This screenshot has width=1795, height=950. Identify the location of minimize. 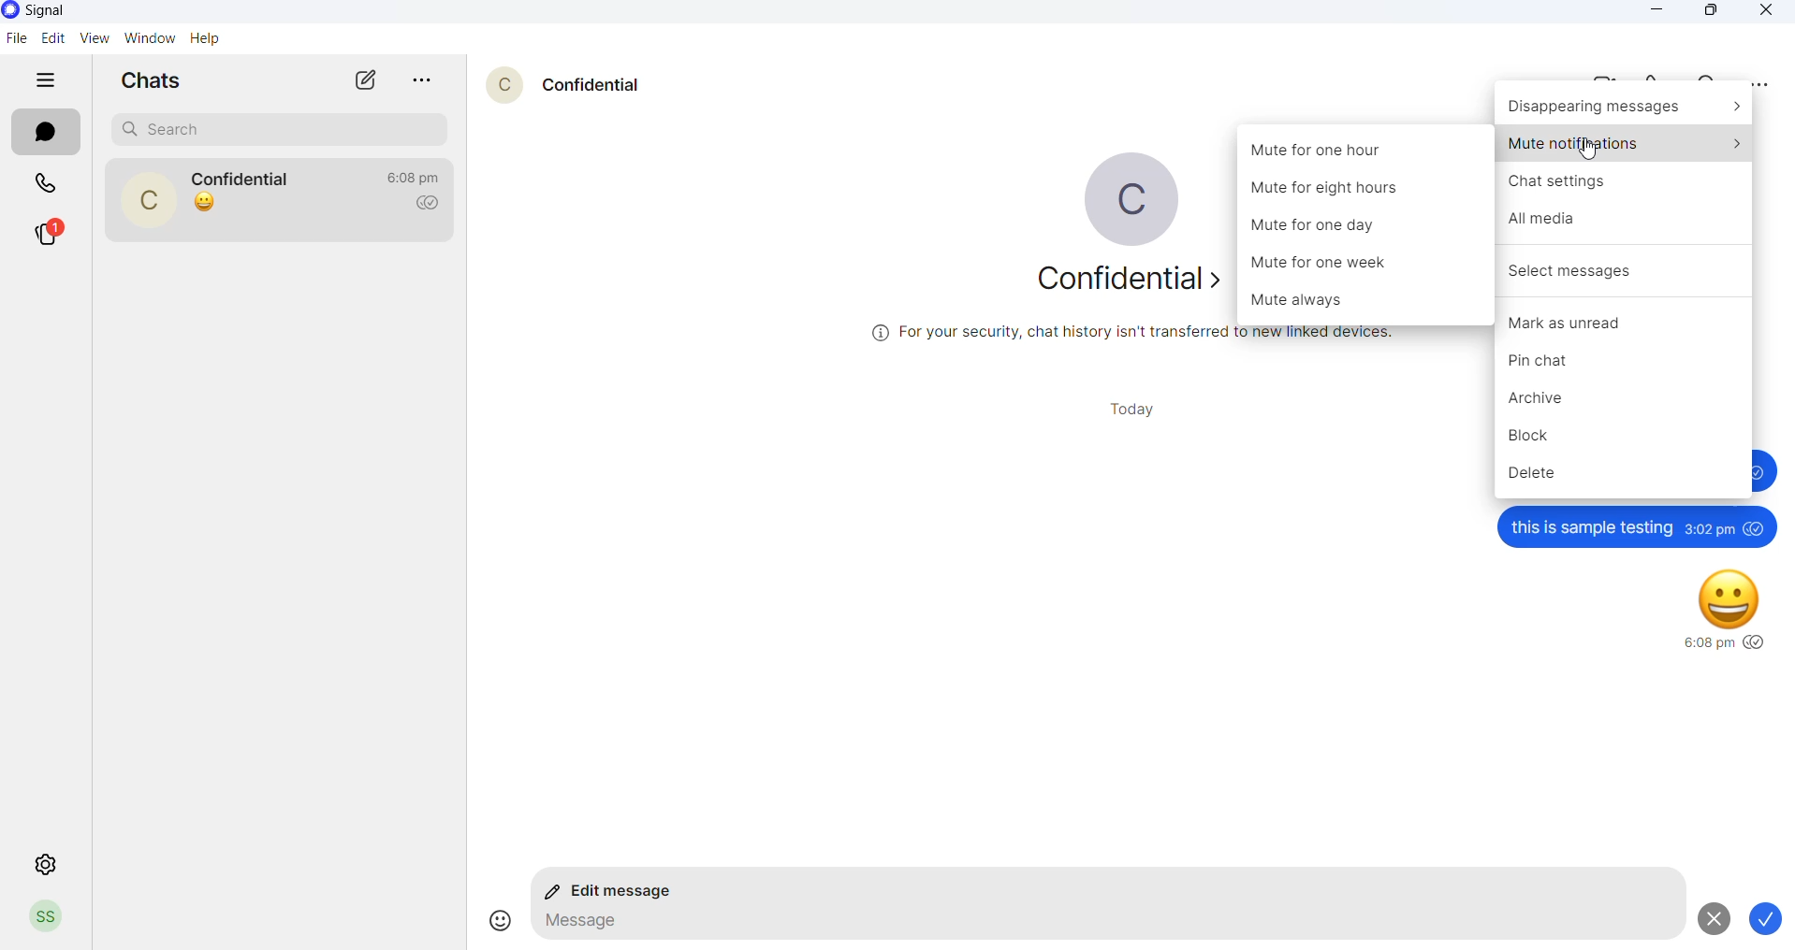
(1663, 11).